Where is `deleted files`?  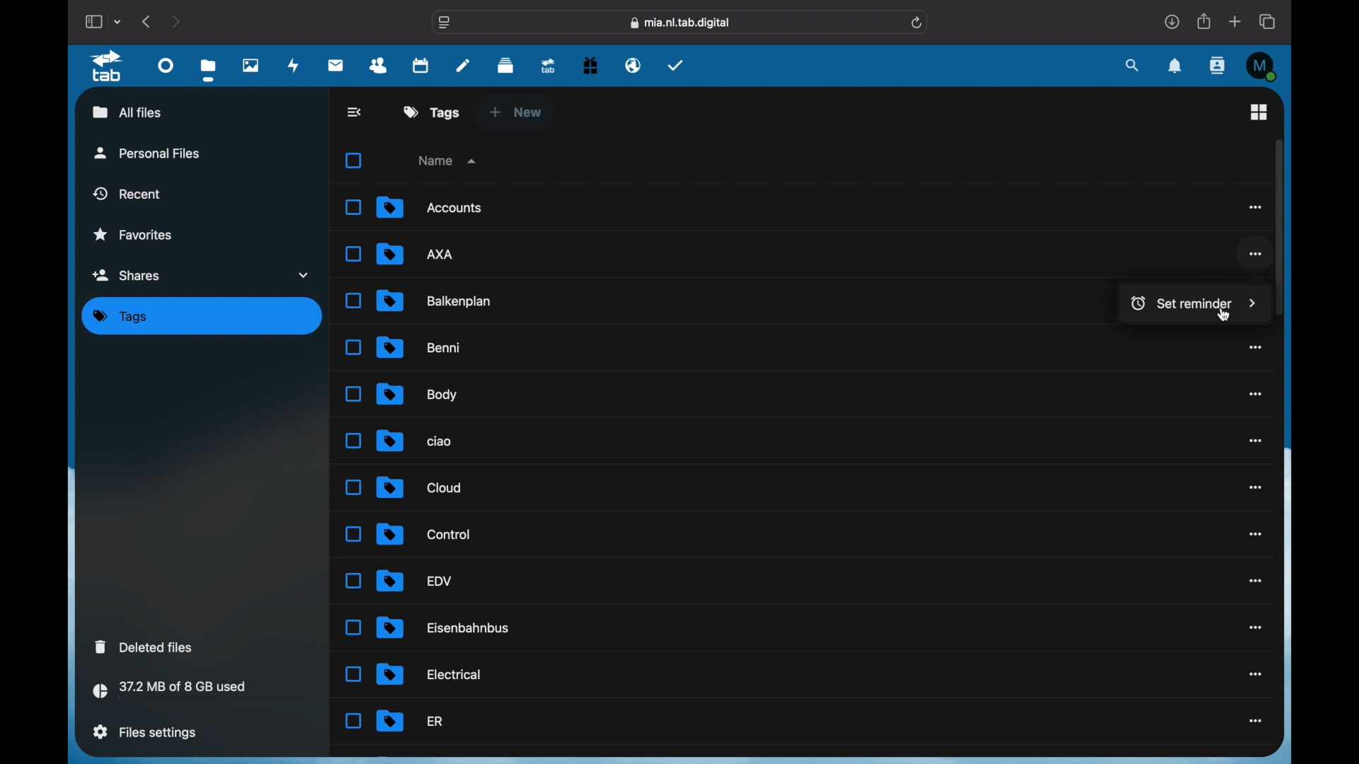
deleted files is located at coordinates (144, 647).